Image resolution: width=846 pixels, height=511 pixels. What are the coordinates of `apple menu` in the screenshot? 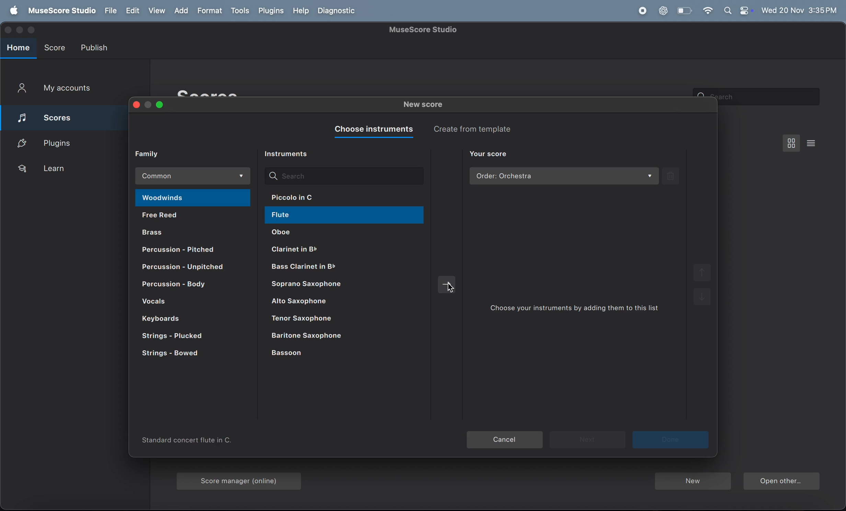 It's located at (12, 11).